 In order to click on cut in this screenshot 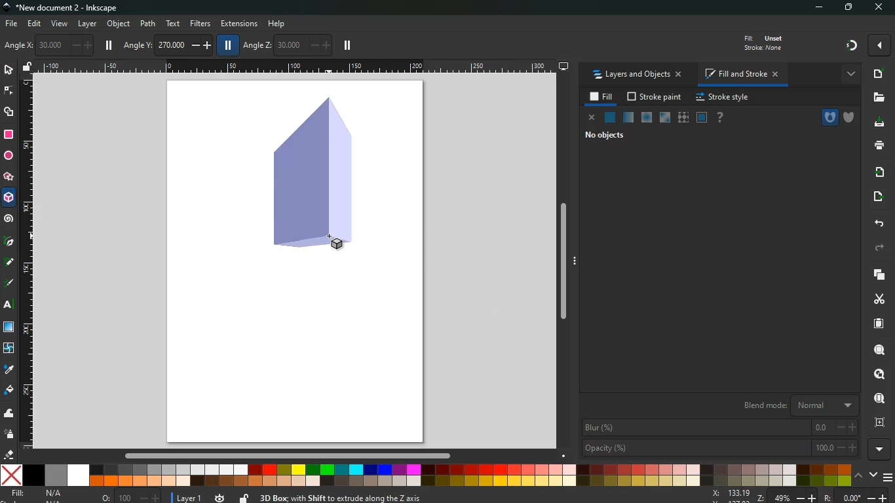, I will do `click(879, 299)`.